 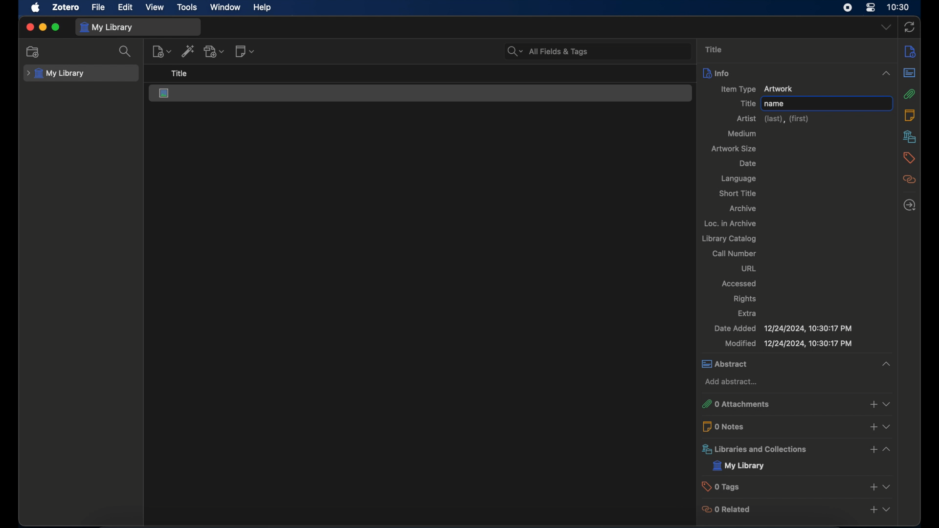 What do you see at coordinates (106, 27) in the screenshot?
I see `my library` at bounding box center [106, 27].